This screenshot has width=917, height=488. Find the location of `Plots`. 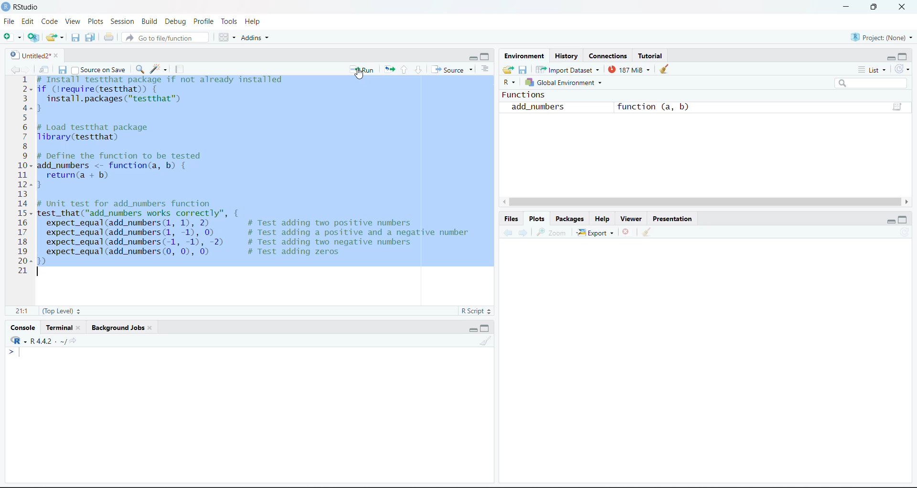

Plots is located at coordinates (536, 219).